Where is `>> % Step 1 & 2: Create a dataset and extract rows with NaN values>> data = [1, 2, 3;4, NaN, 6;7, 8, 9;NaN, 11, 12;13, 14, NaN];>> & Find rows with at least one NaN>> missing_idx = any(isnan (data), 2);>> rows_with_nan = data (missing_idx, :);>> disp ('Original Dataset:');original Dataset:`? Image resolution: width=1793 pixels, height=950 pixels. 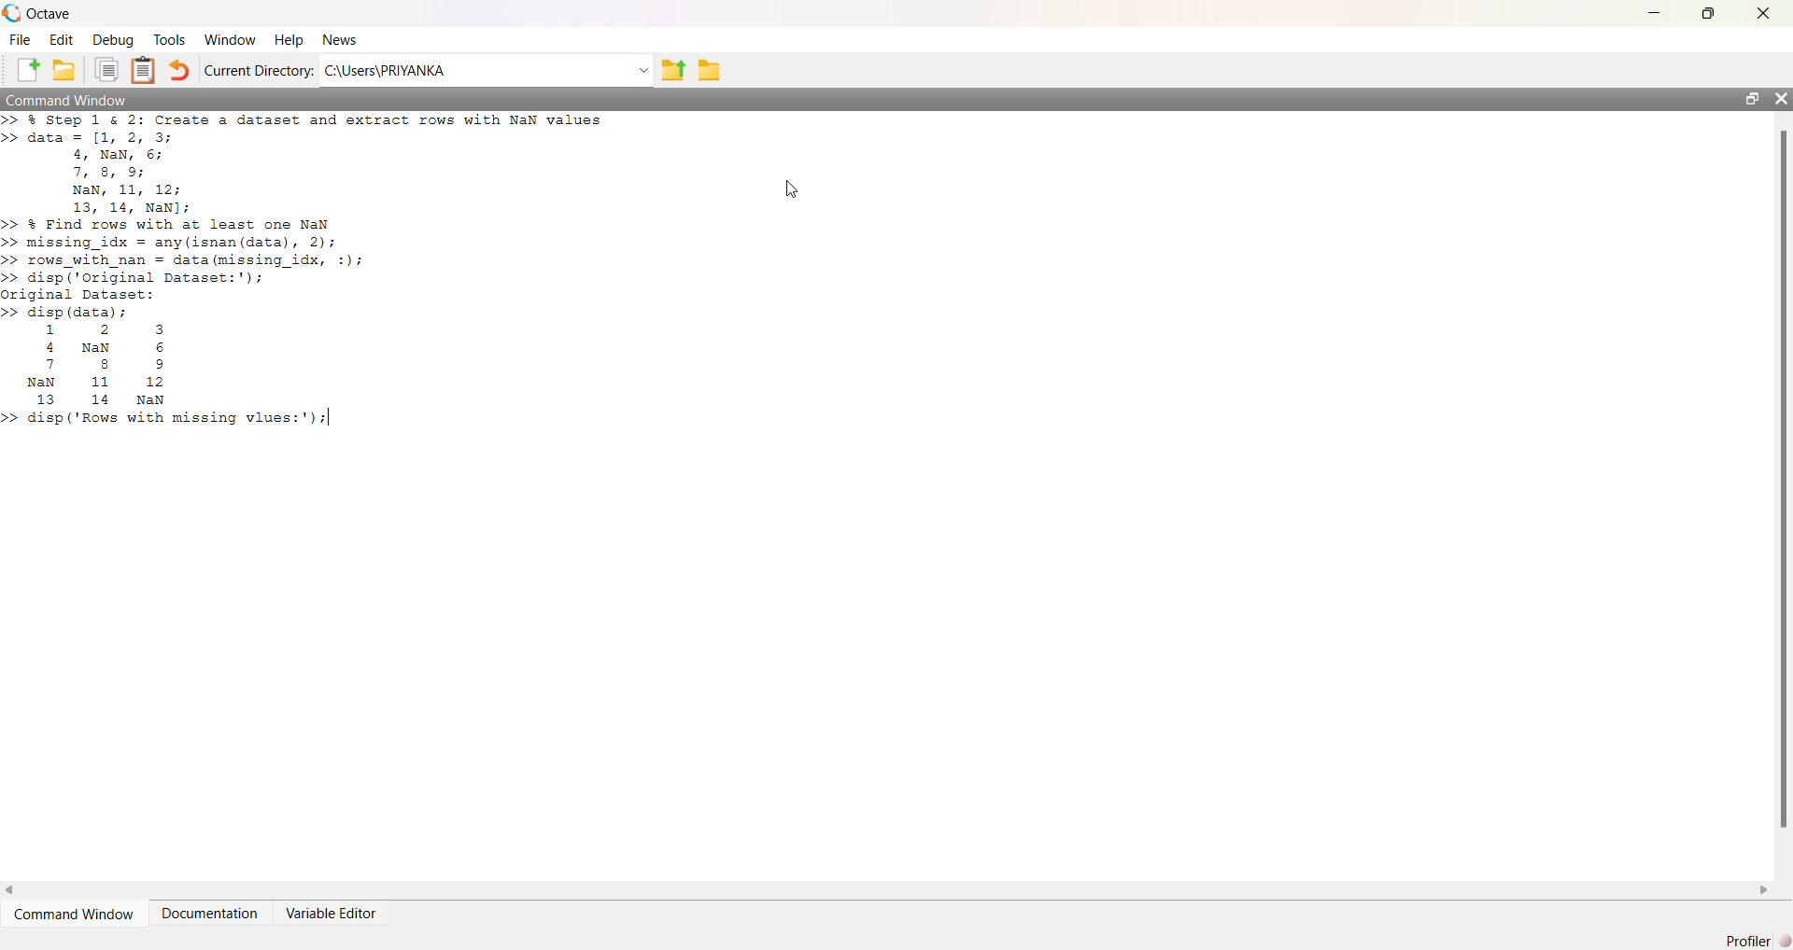 >> % Step 1 & 2: Create a dataset and extract rows with NaN values>> data = [1, 2, 3;4, NaN, 6;7, 8, 9;NaN, 11, 12;13, 14, NaN];>> & Find rows with at least one NaN>> missing_idx = any(isnan (data), 2);>> rows_with_nan = data (missing_idx, :);>> disp ('Original Dataset:');original Dataset: is located at coordinates (307, 206).